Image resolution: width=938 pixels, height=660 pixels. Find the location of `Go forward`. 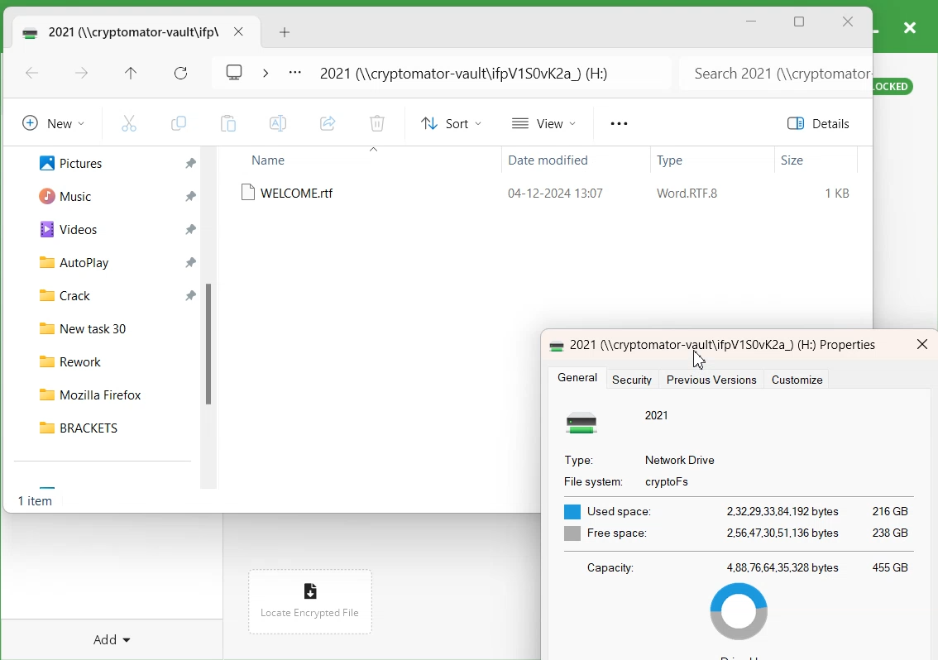

Go forward is located at coordinates (82, 74).